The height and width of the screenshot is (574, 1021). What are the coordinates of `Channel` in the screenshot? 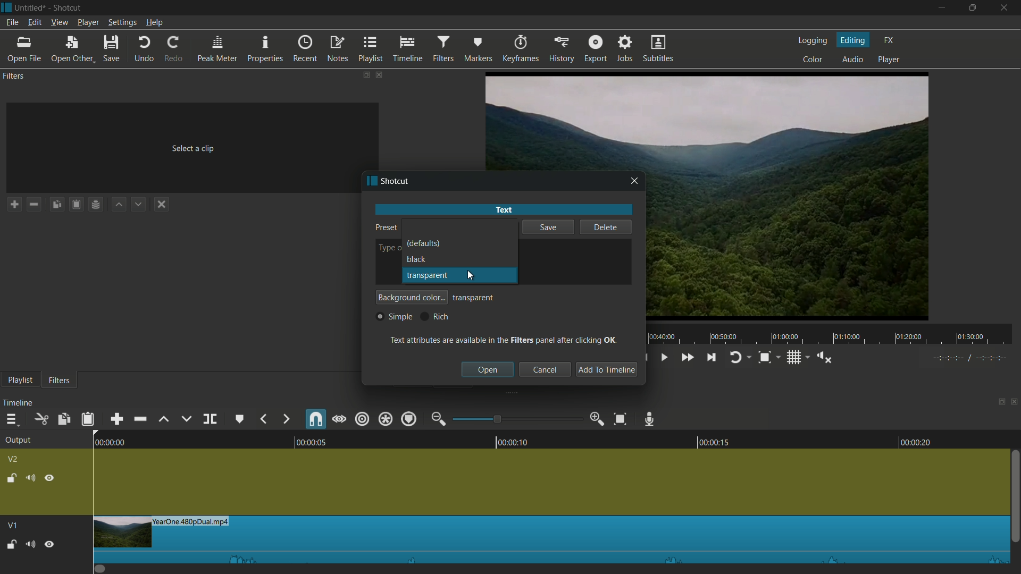 It's located at (96, 206).